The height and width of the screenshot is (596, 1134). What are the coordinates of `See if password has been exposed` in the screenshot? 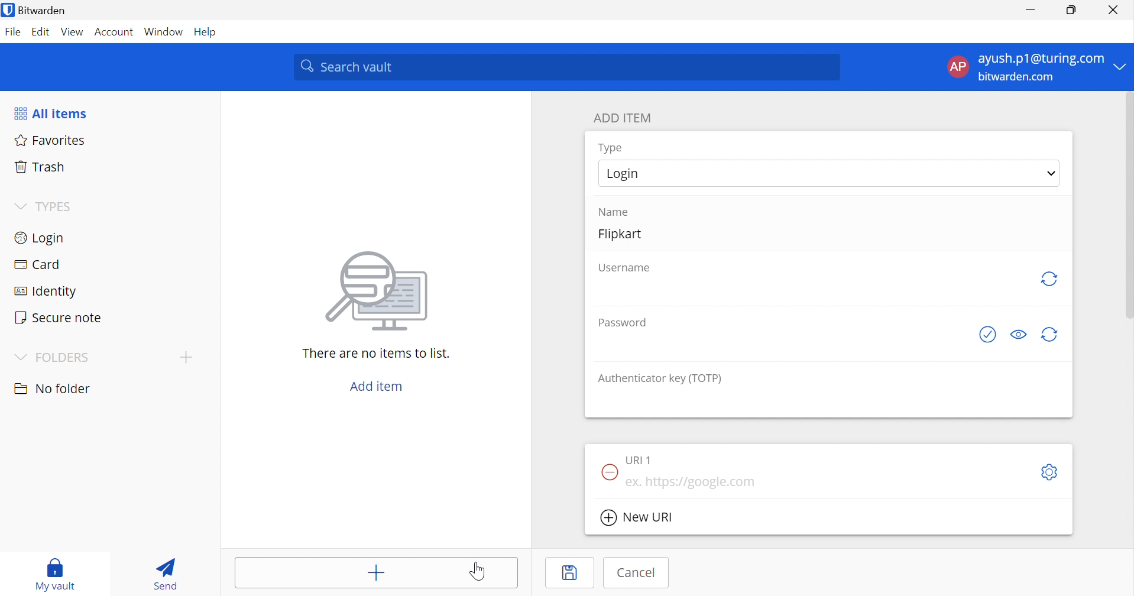 It's located at (988, 335).